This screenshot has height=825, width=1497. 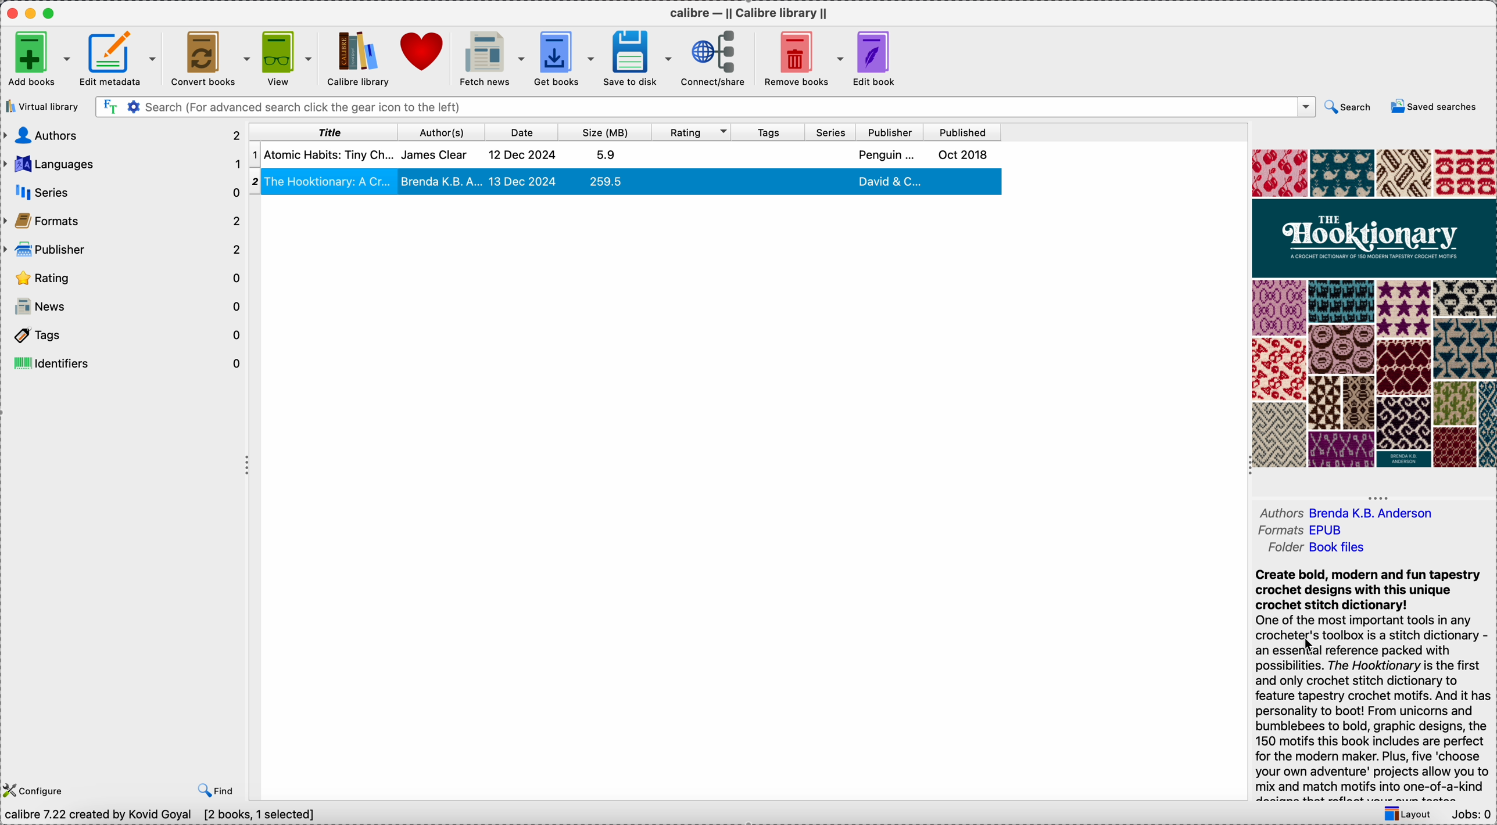 What do you see at coordinates (213, 59) in the screenshot?
I see `convert books` at bounding box center [213, 59].